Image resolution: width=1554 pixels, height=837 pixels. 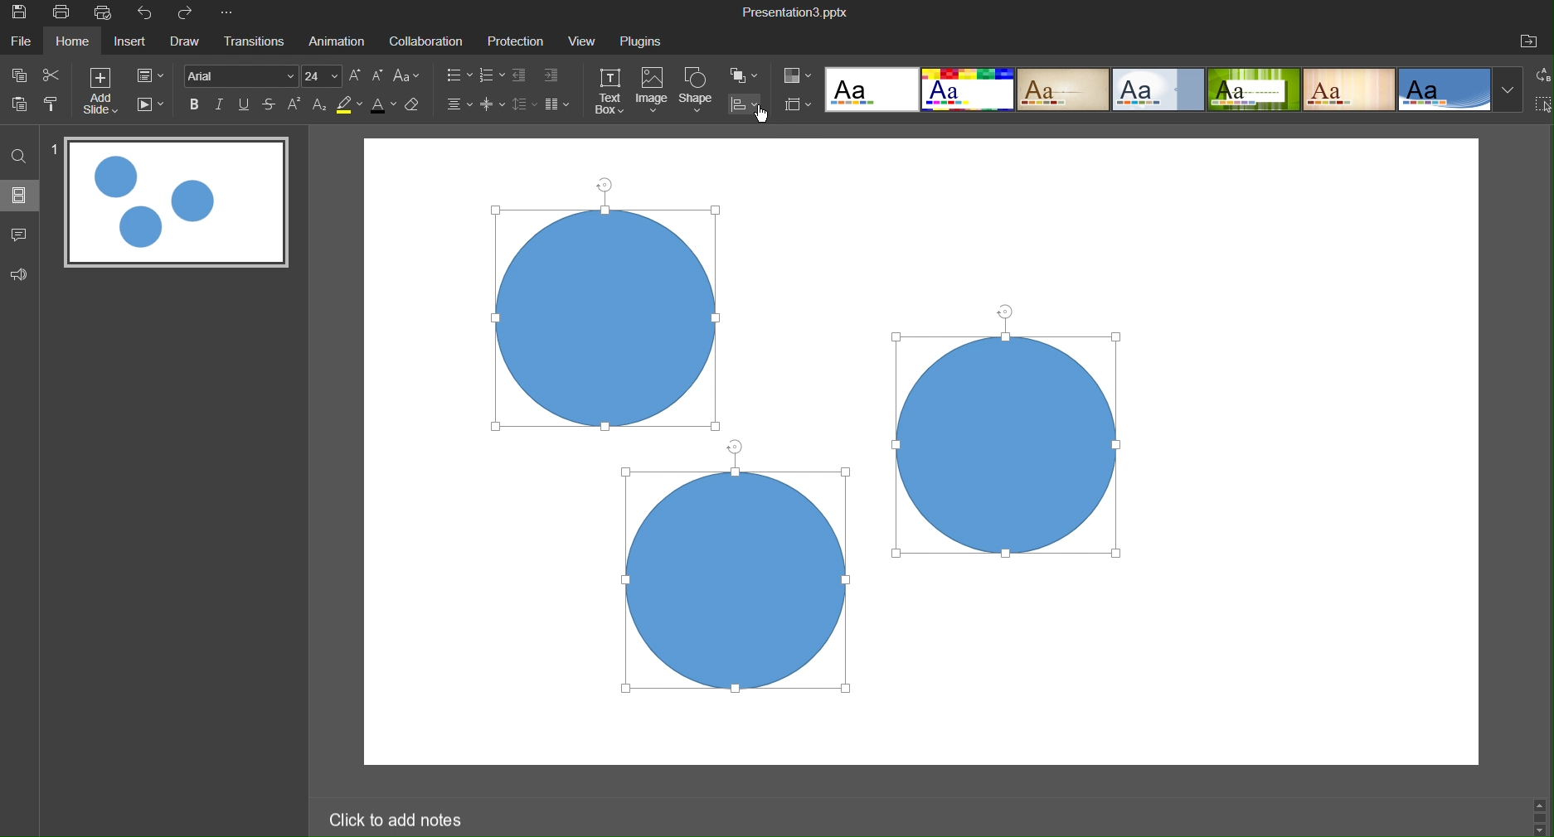 What do you see at coordinates (523, 104) in the screenshot?
I see `Line Spacing` at bounding box center [523, 104].